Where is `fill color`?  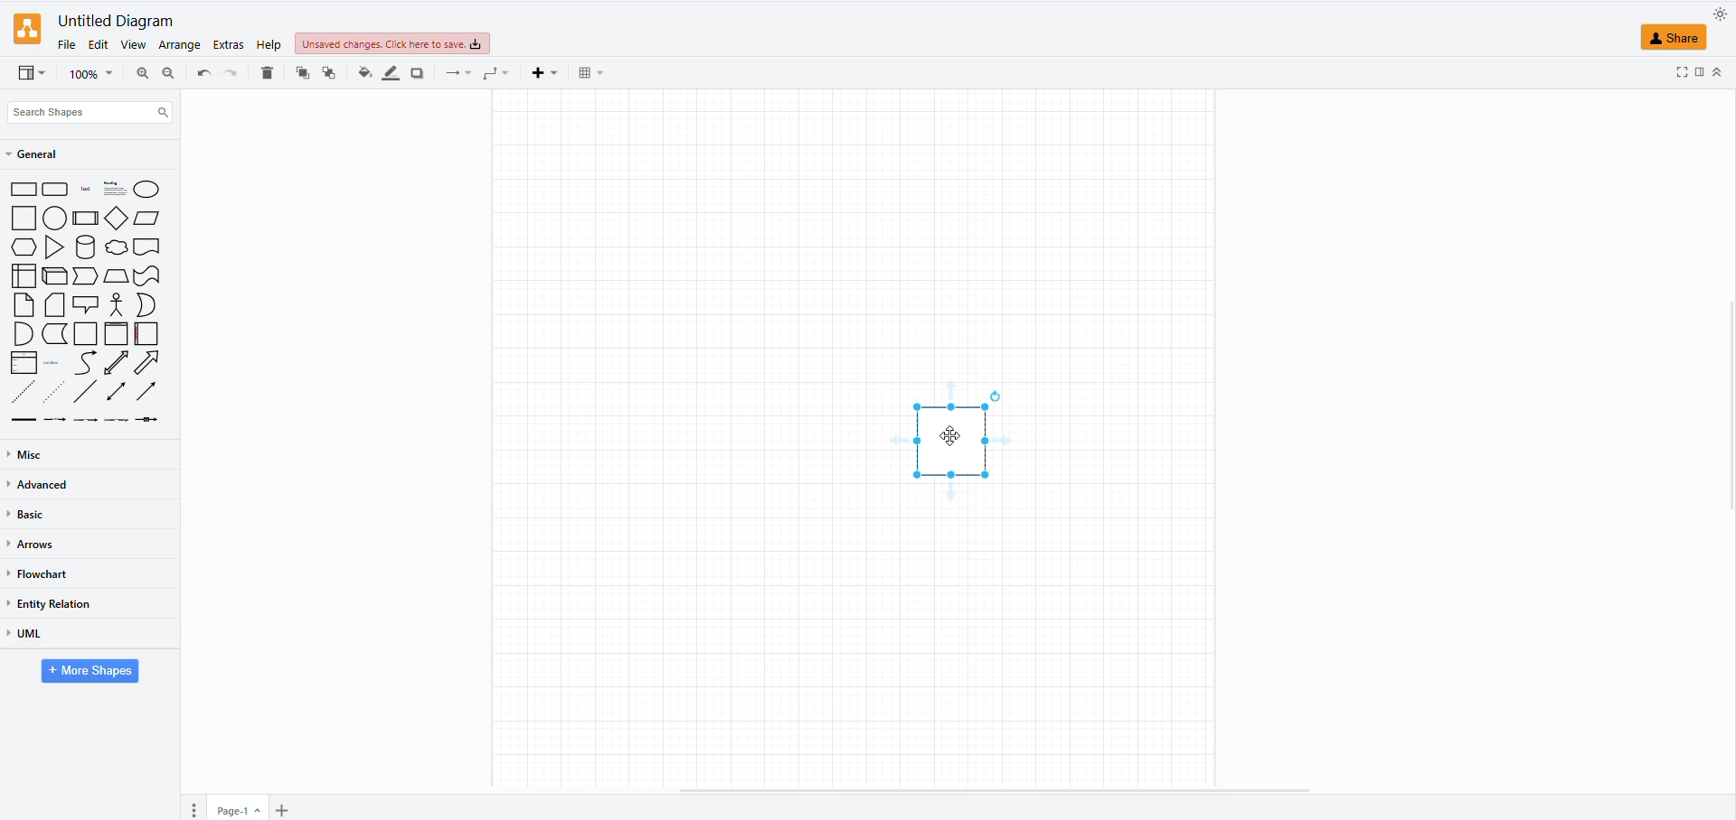
fill color is located at coordinates (361, 77).